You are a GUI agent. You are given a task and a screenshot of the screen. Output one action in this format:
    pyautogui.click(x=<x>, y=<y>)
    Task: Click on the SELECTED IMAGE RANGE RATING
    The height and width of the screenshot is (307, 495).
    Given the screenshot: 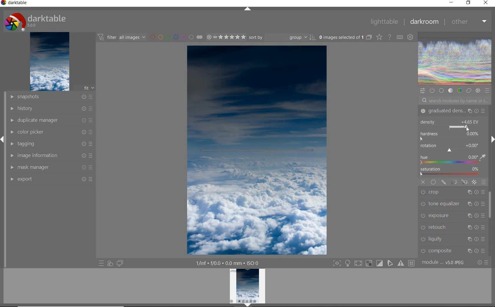 What is the action you would take?
    pyautogui.click(x=225, y=36)
    